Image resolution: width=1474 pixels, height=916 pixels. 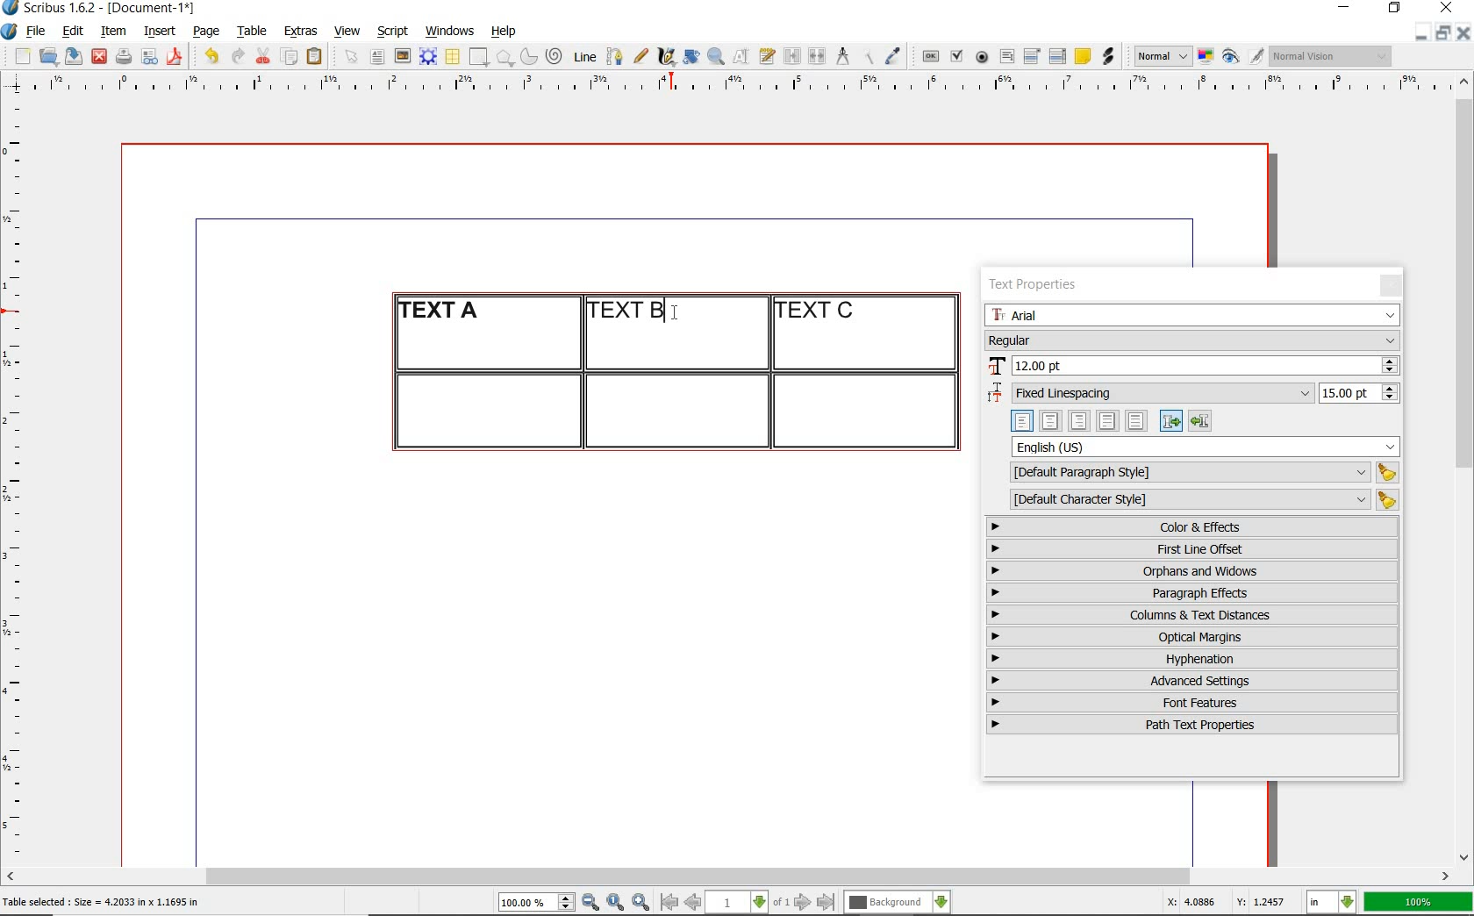 What do you see at coordinates (504, 57) in the screenshot?
I see `polygon` at bounding box center [504, 57].